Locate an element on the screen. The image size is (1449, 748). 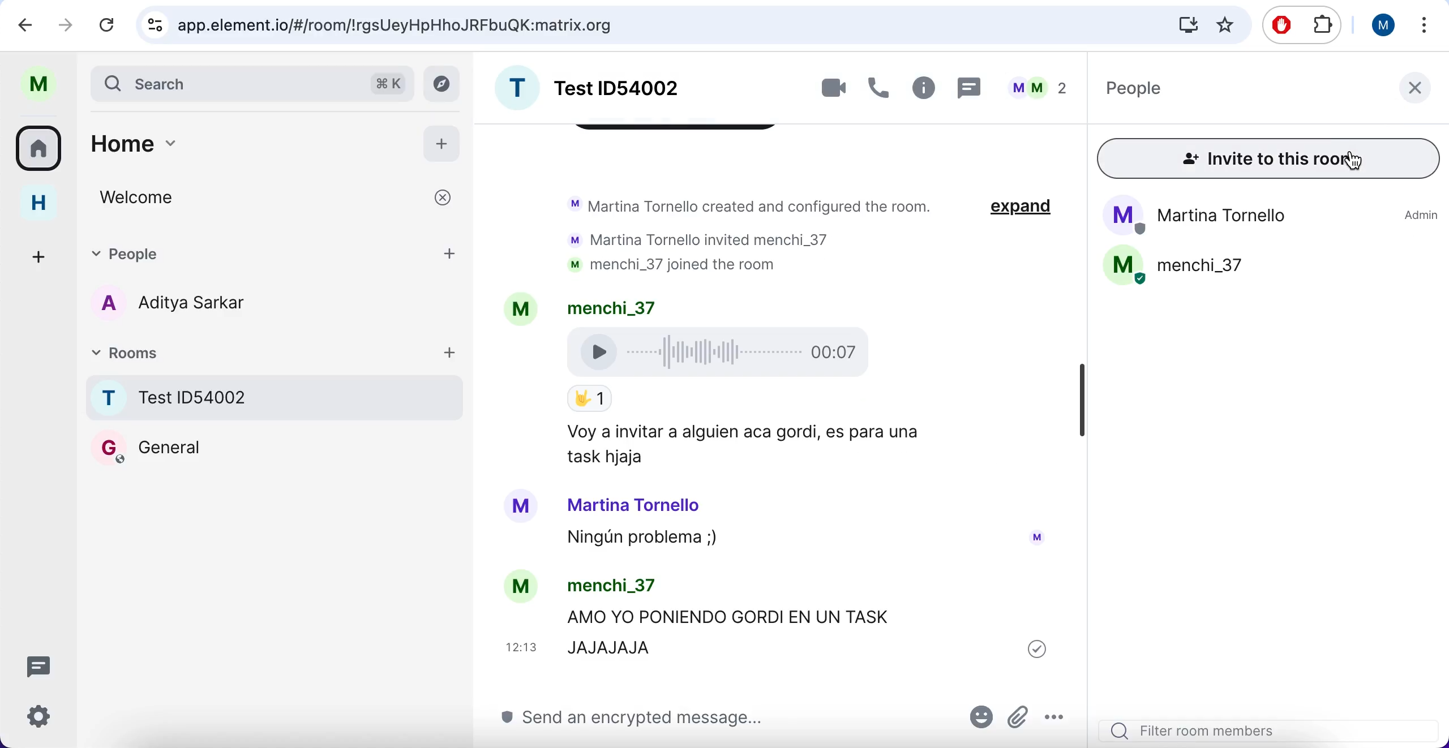
welcome is located at coordinates (282, 197).